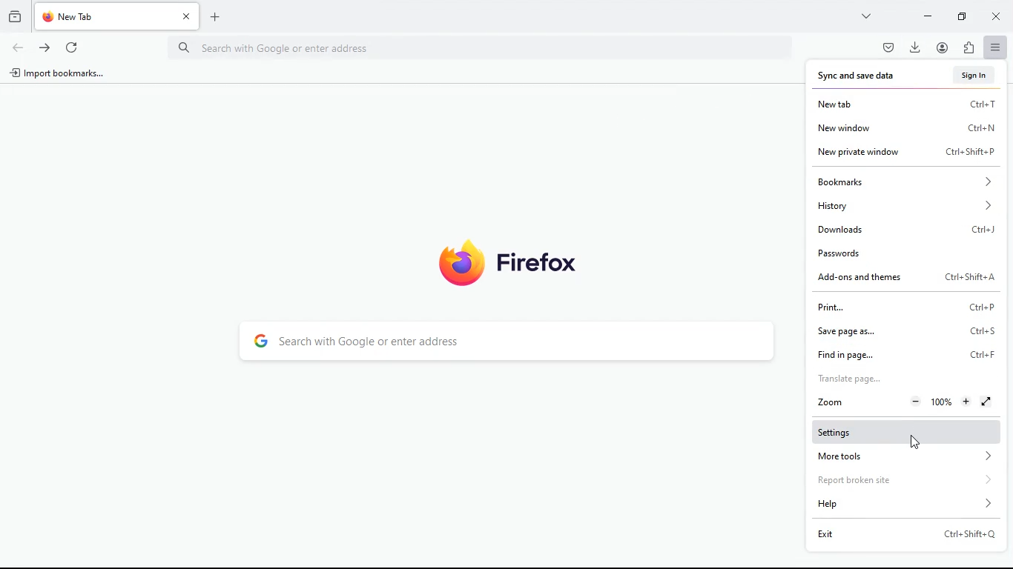  I want to click on new window, so click(904, 128).